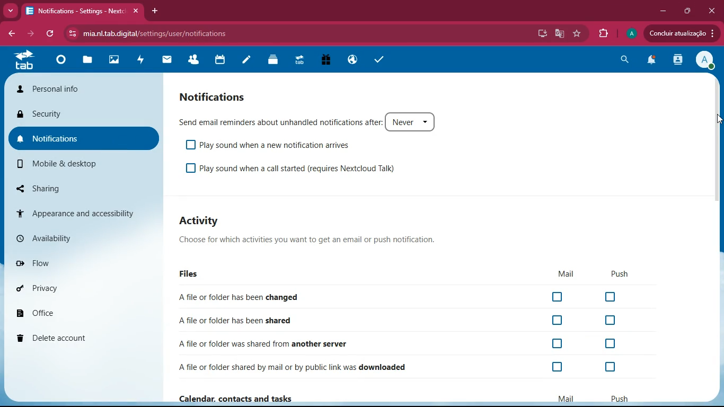 This screenshot has height=407, width=724. What do you see at coordinates (558, 34) in the screenshot?
I see `google translate` at bounding box center [558, 34].